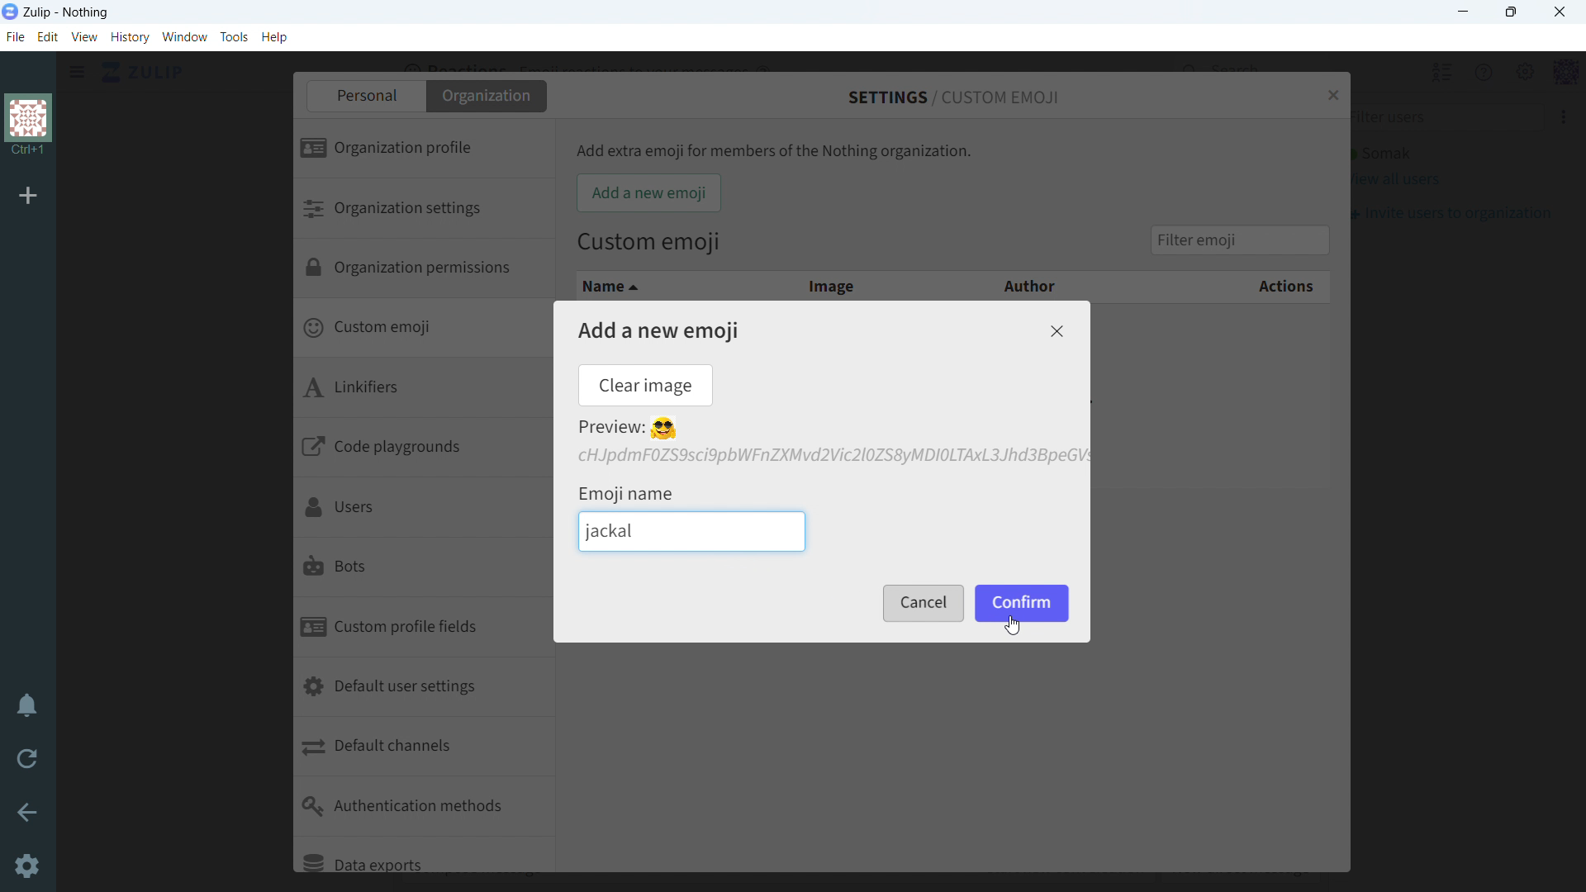 The height and width of the screenshot is (892, 1586). I want to click on add organization, so click(29, 197).